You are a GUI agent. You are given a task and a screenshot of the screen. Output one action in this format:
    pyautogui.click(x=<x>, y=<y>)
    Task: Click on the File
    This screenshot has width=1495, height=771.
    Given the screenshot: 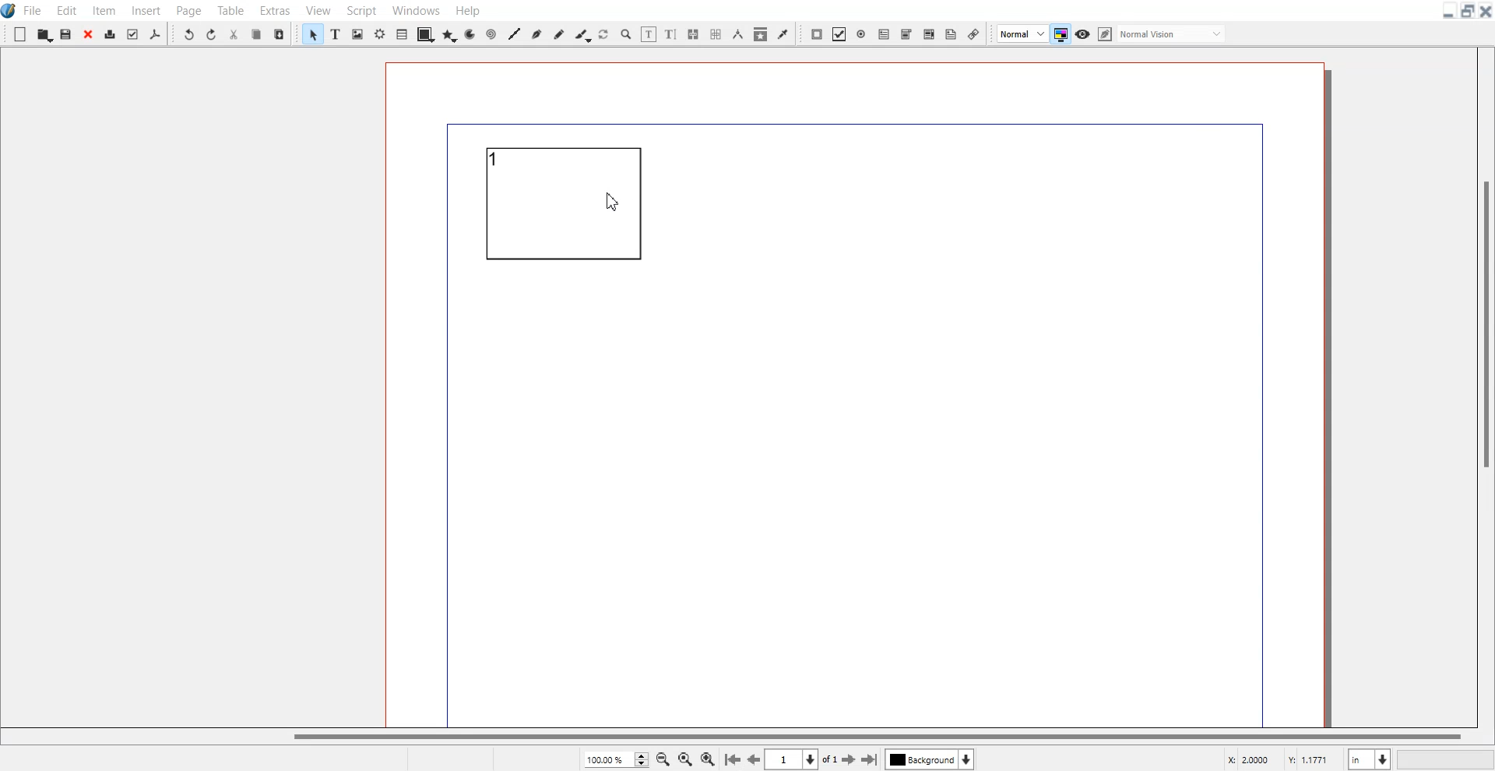 What is the action you would take?
    pyautogui.click(x=33, y=10)
    